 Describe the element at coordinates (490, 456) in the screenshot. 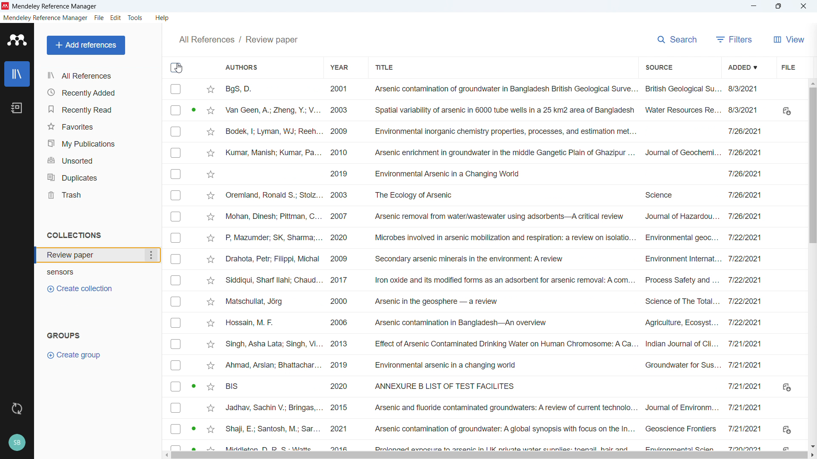

I see `Horizontal scrollbar ` at that location.